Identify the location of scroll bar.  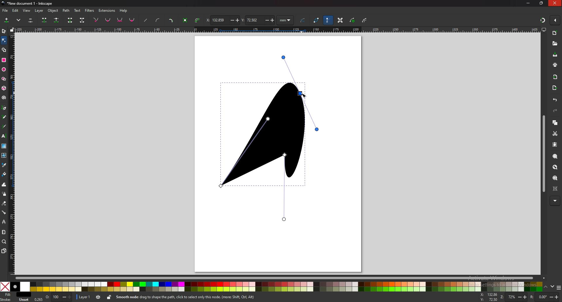
(544, 154).